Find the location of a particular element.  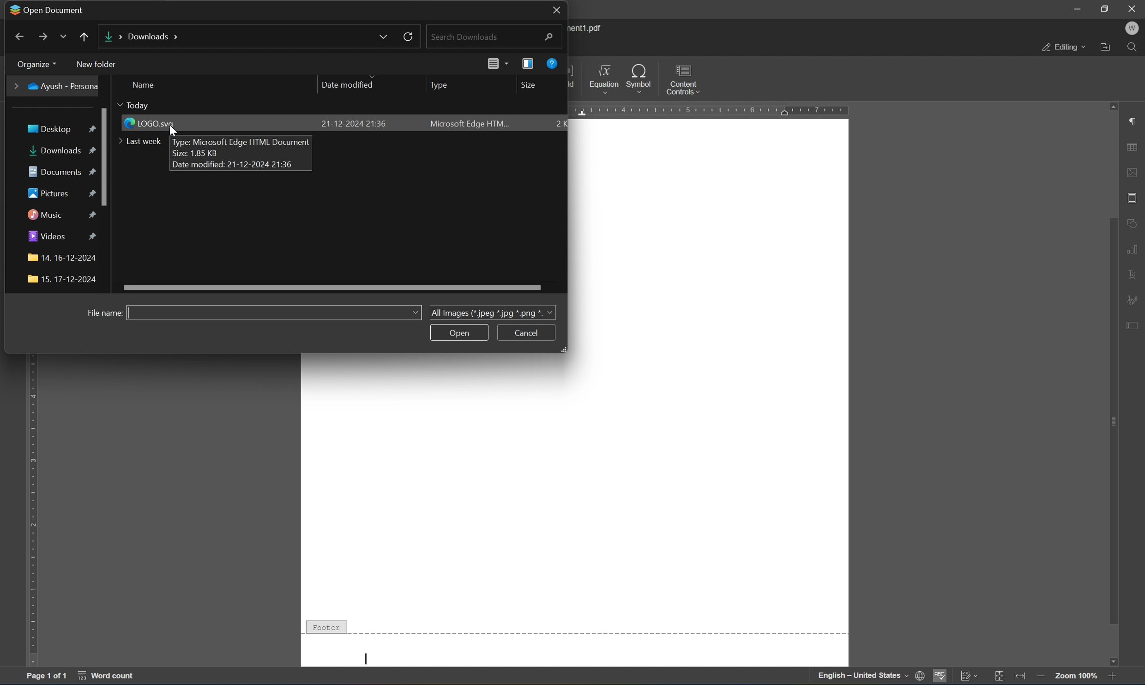

close is located at coordinates (555, 11).